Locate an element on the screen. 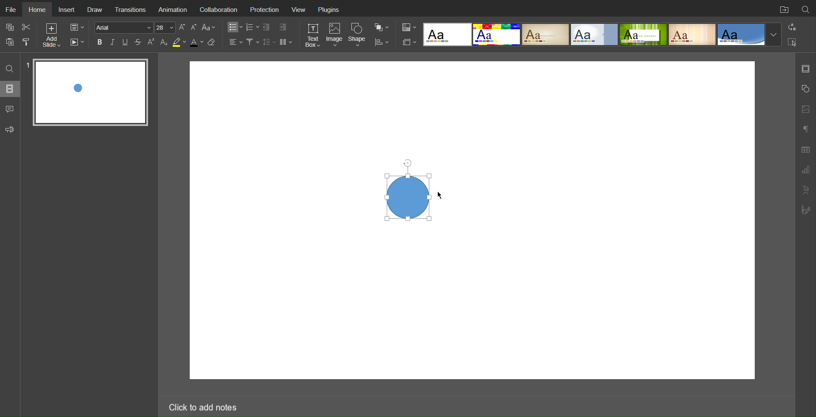  Font Size is located at coordinates (188, 27).